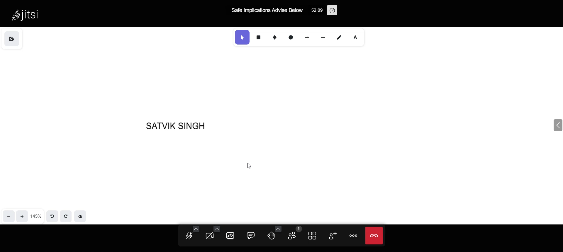  Describe the element at coordinates (322, 37) in the screenshot. I see `line` at that location.